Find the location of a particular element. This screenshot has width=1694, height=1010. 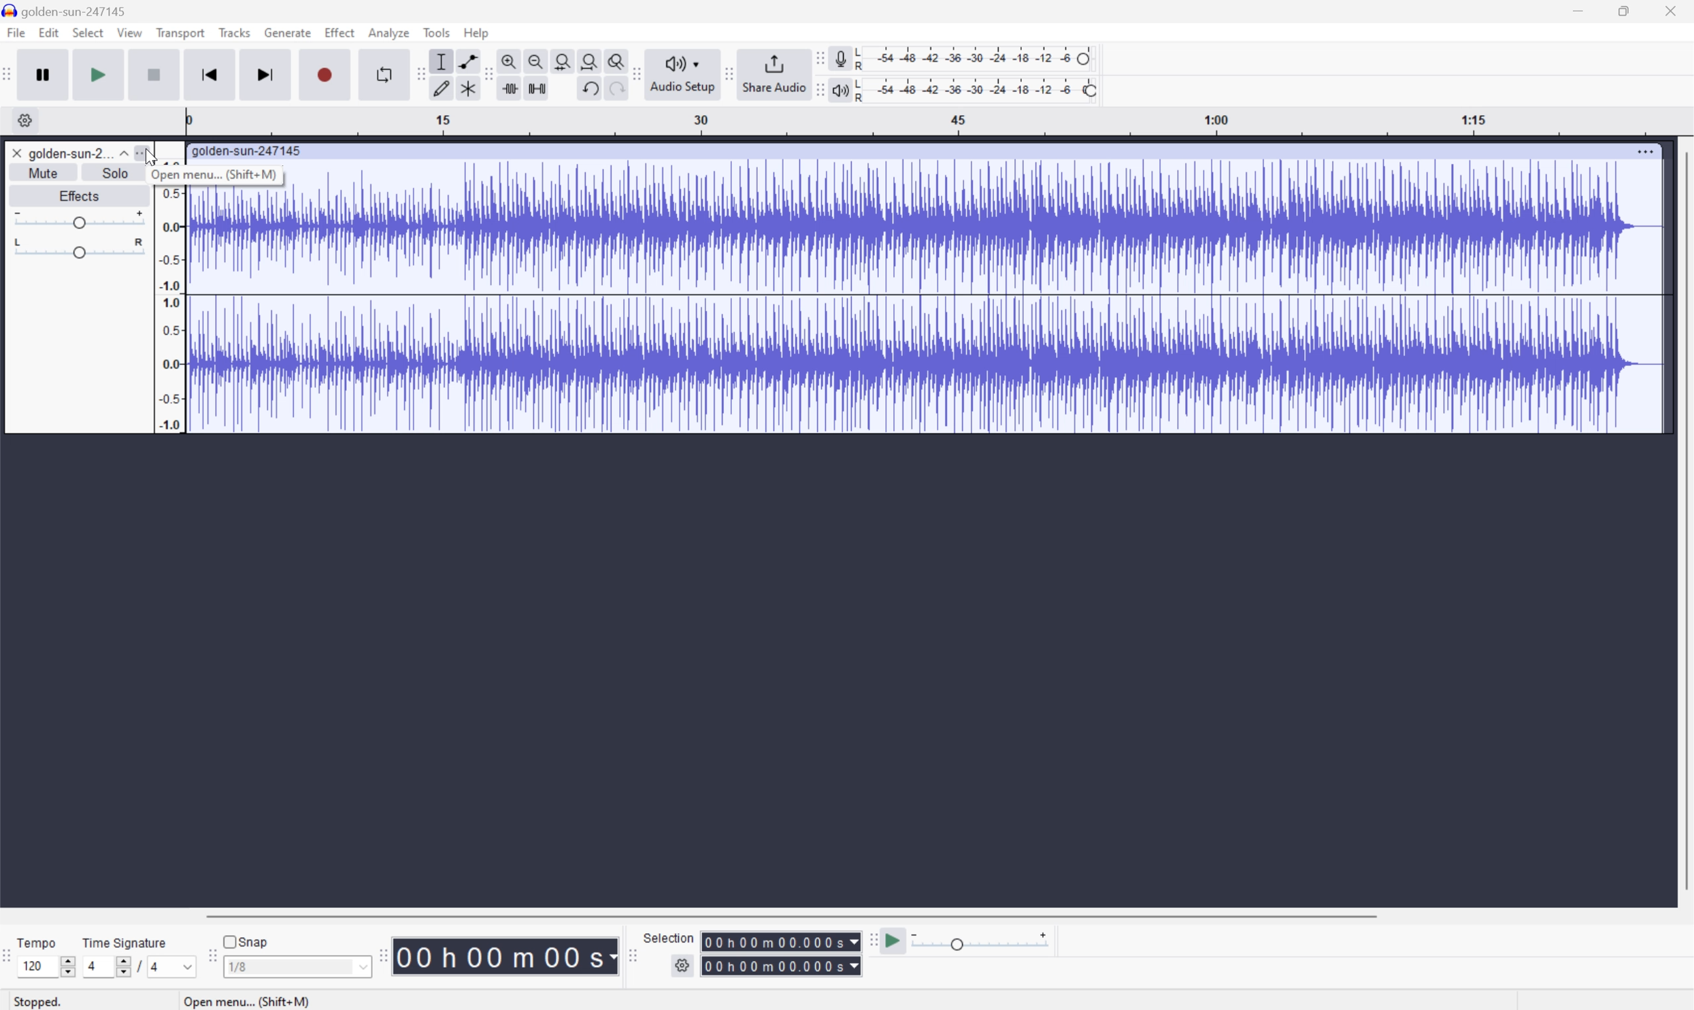

Close is located at coordinates (1677, 10).